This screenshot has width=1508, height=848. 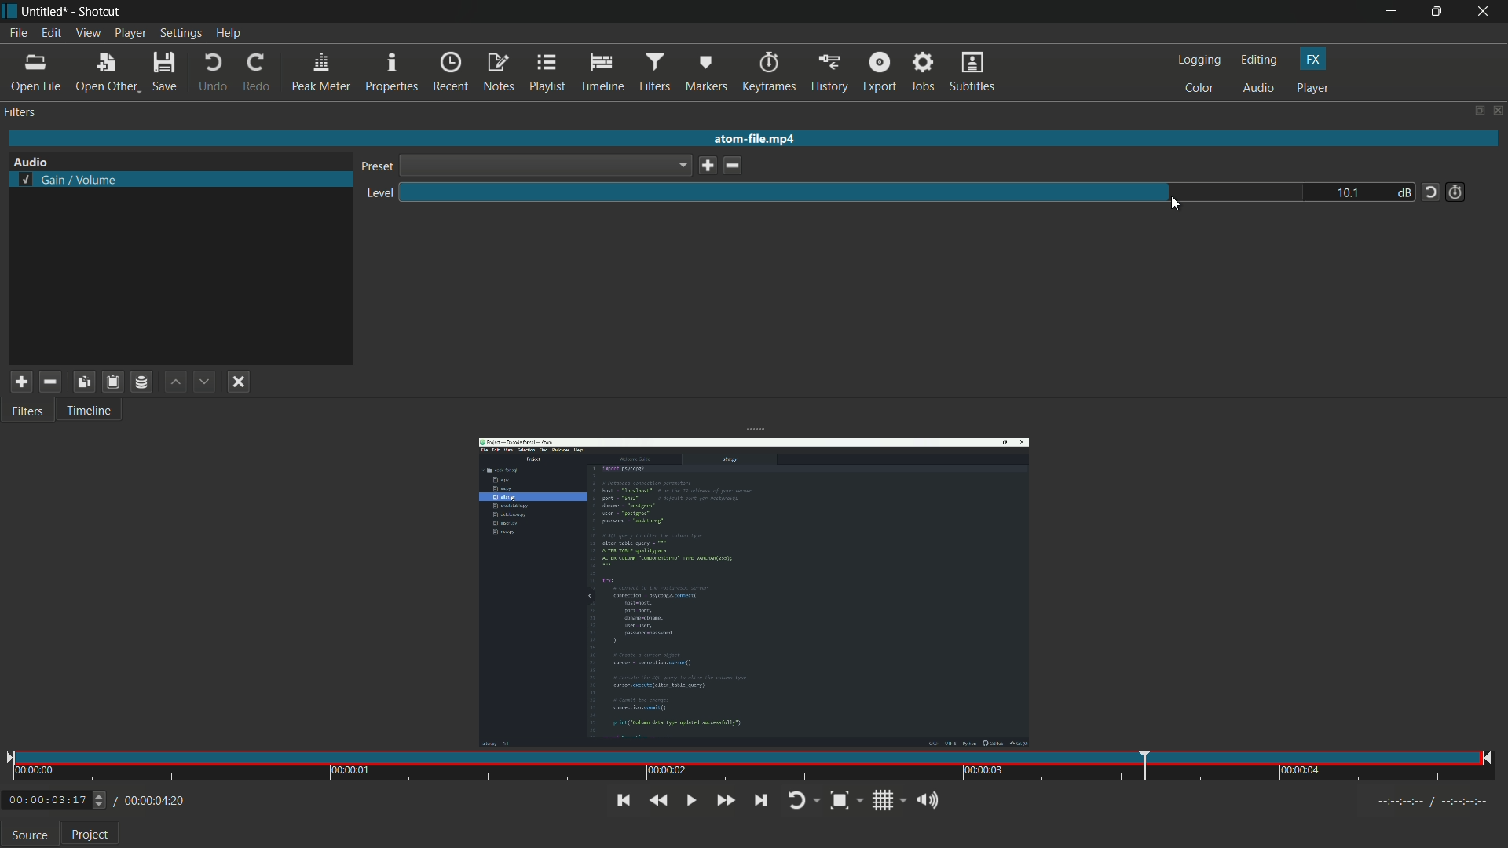 What do you see at coordinates (705, 73) in the screenshot?
I see `markers` at bounding box center [705, 73].